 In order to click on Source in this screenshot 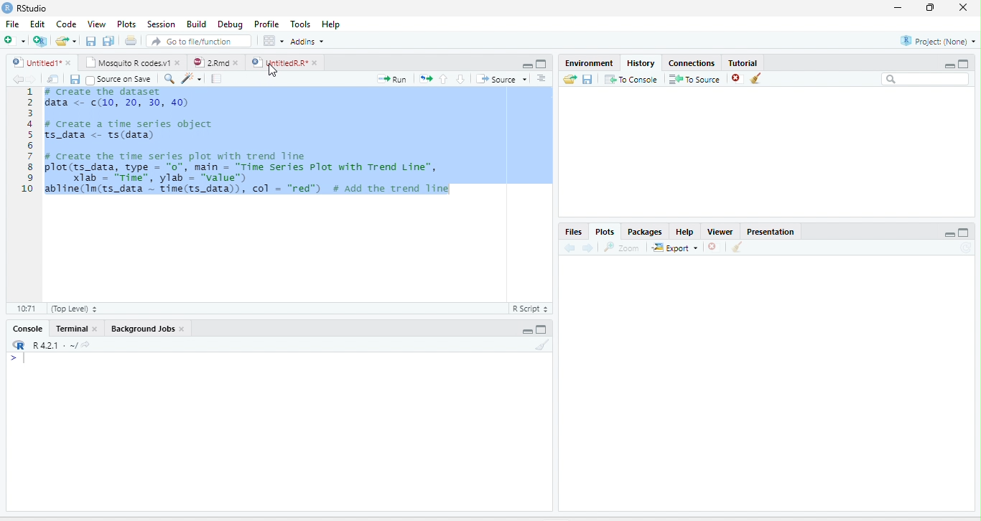, I will do `click(501, 79)`.